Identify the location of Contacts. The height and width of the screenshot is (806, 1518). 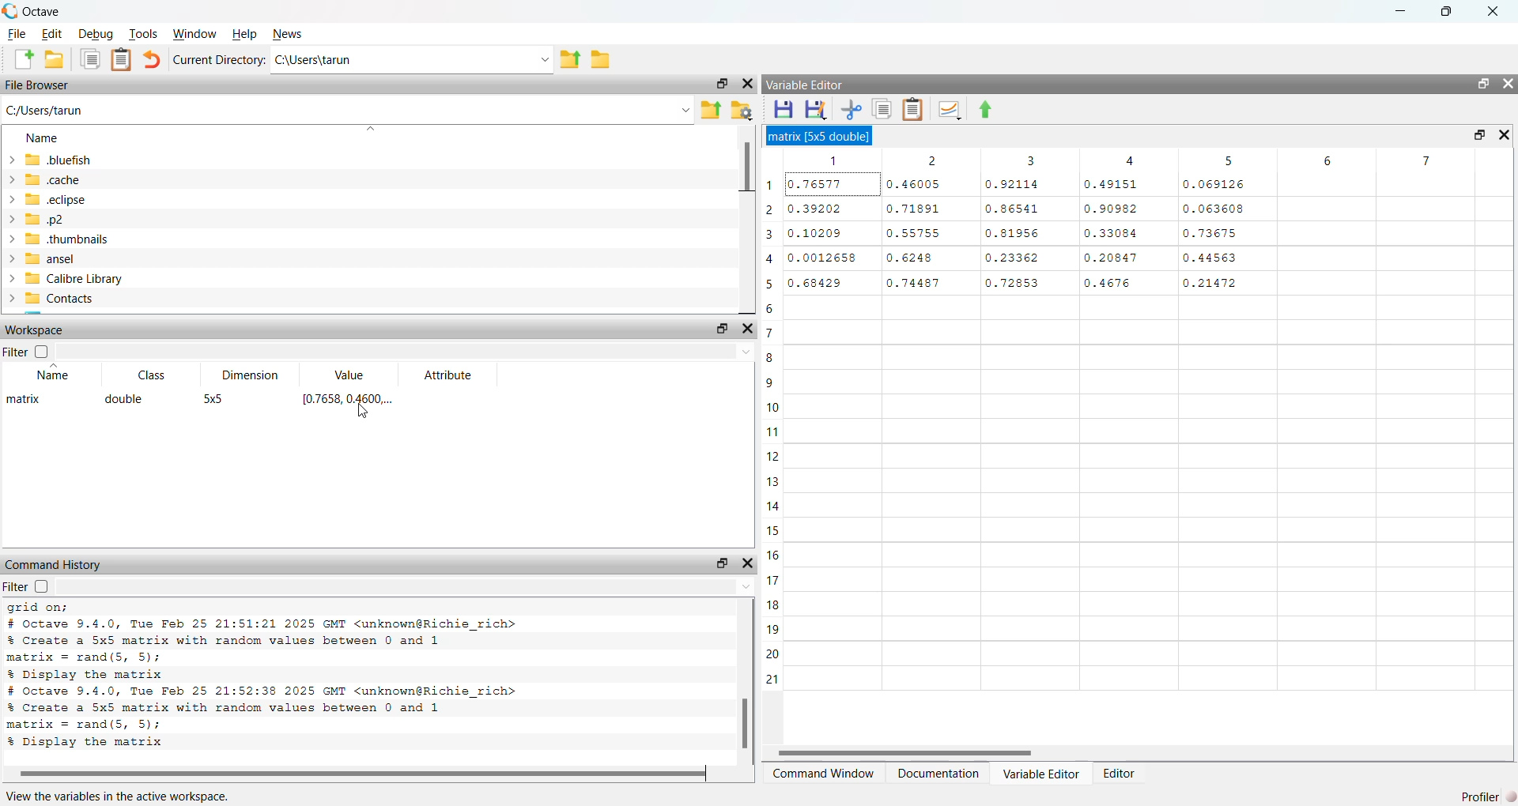
(74, 299).